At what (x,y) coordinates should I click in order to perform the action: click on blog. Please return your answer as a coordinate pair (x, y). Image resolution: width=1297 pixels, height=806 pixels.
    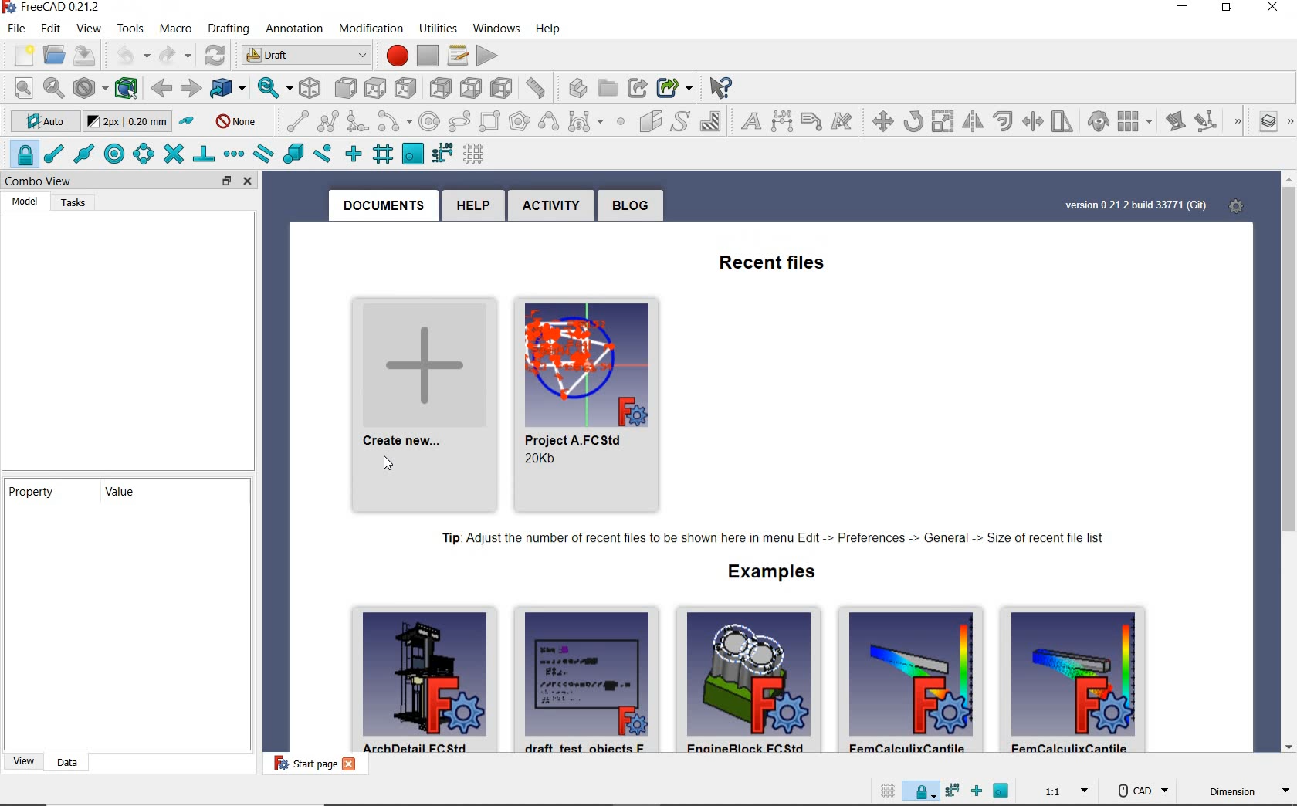
    Looking at the image, I should click on (633, 205).